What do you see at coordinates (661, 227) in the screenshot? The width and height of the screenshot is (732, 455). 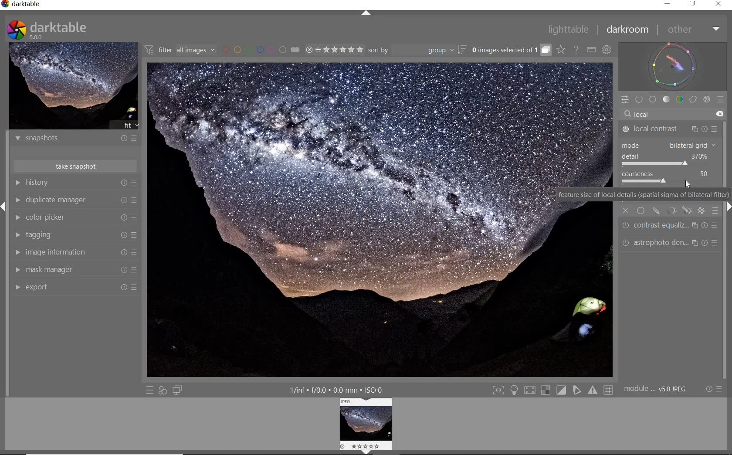 I see `contrast equalizer` at bounding box center [661, 227].